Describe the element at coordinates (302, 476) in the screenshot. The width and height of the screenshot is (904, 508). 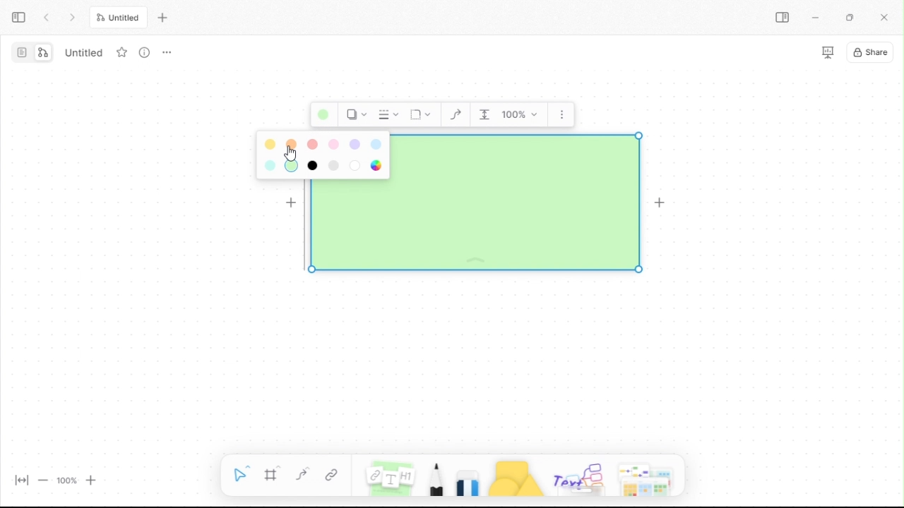
I see `curve` at that location.